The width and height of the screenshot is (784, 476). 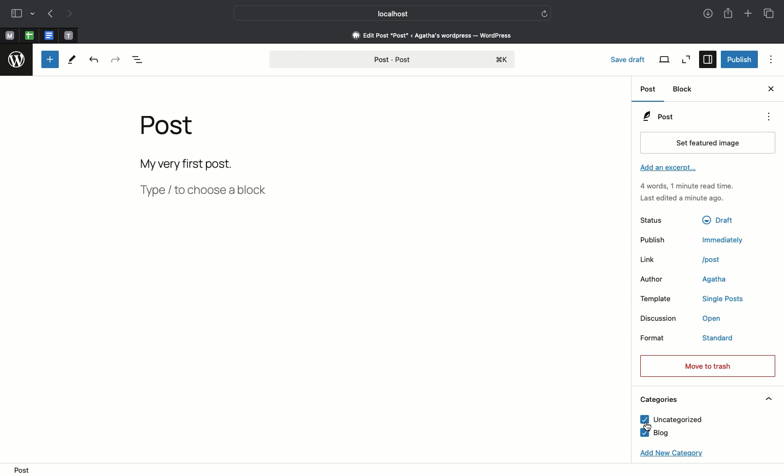 I want to click on Publish, so click(x=660, y=240).